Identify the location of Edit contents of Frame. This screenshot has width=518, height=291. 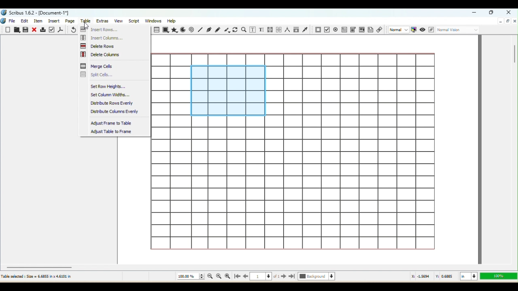
(253, 30).